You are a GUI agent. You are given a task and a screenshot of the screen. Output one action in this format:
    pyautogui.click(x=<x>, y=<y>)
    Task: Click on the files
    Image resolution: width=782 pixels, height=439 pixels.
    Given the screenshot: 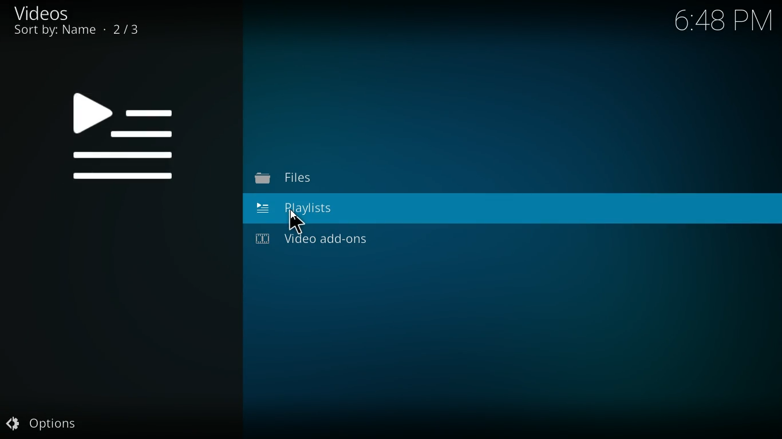 What is the action you would take?
    pyautogui.click(x=306, y=180)
    